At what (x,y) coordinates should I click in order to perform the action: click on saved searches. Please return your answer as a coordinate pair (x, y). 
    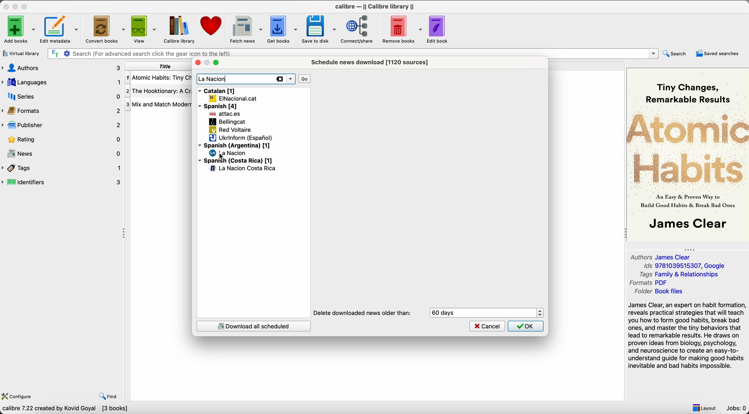
    Looking at the image, I should click on (719, 53).